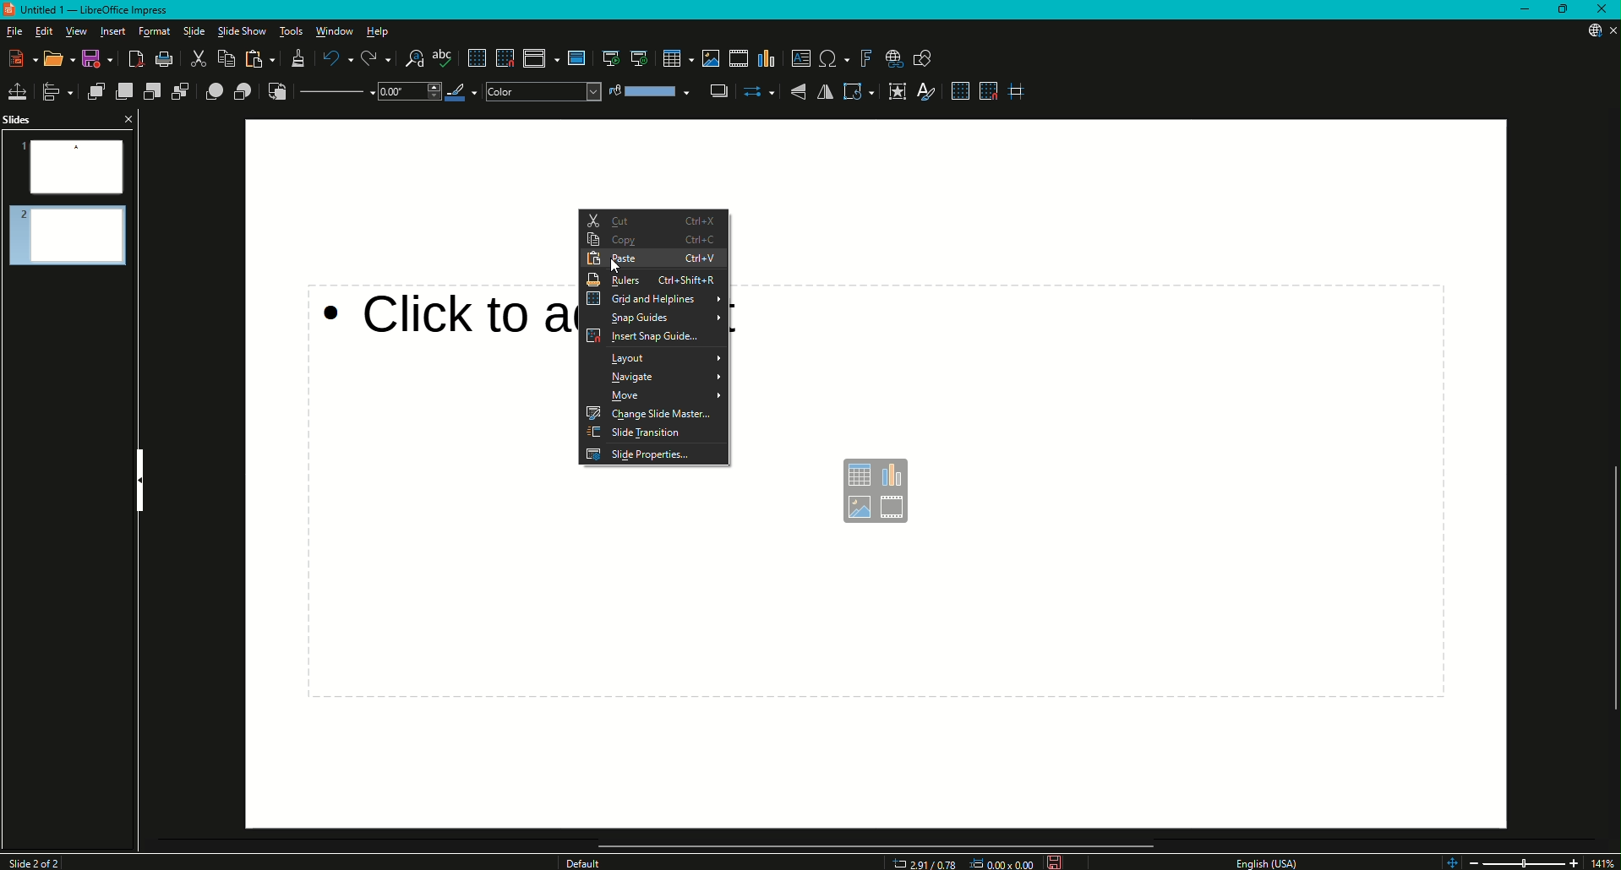 This screenshot has width=1621, height=870. What do you see at coordinates (800, 93) in the screenshot?
I see `Vertically` at bounding box center [800, 93].